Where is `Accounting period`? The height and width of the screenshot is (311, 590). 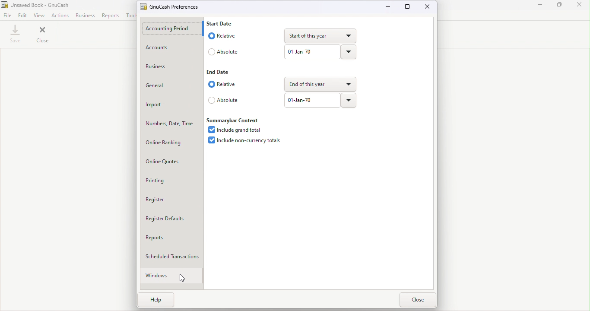 Accounting period is located at coordinates (171, 29).